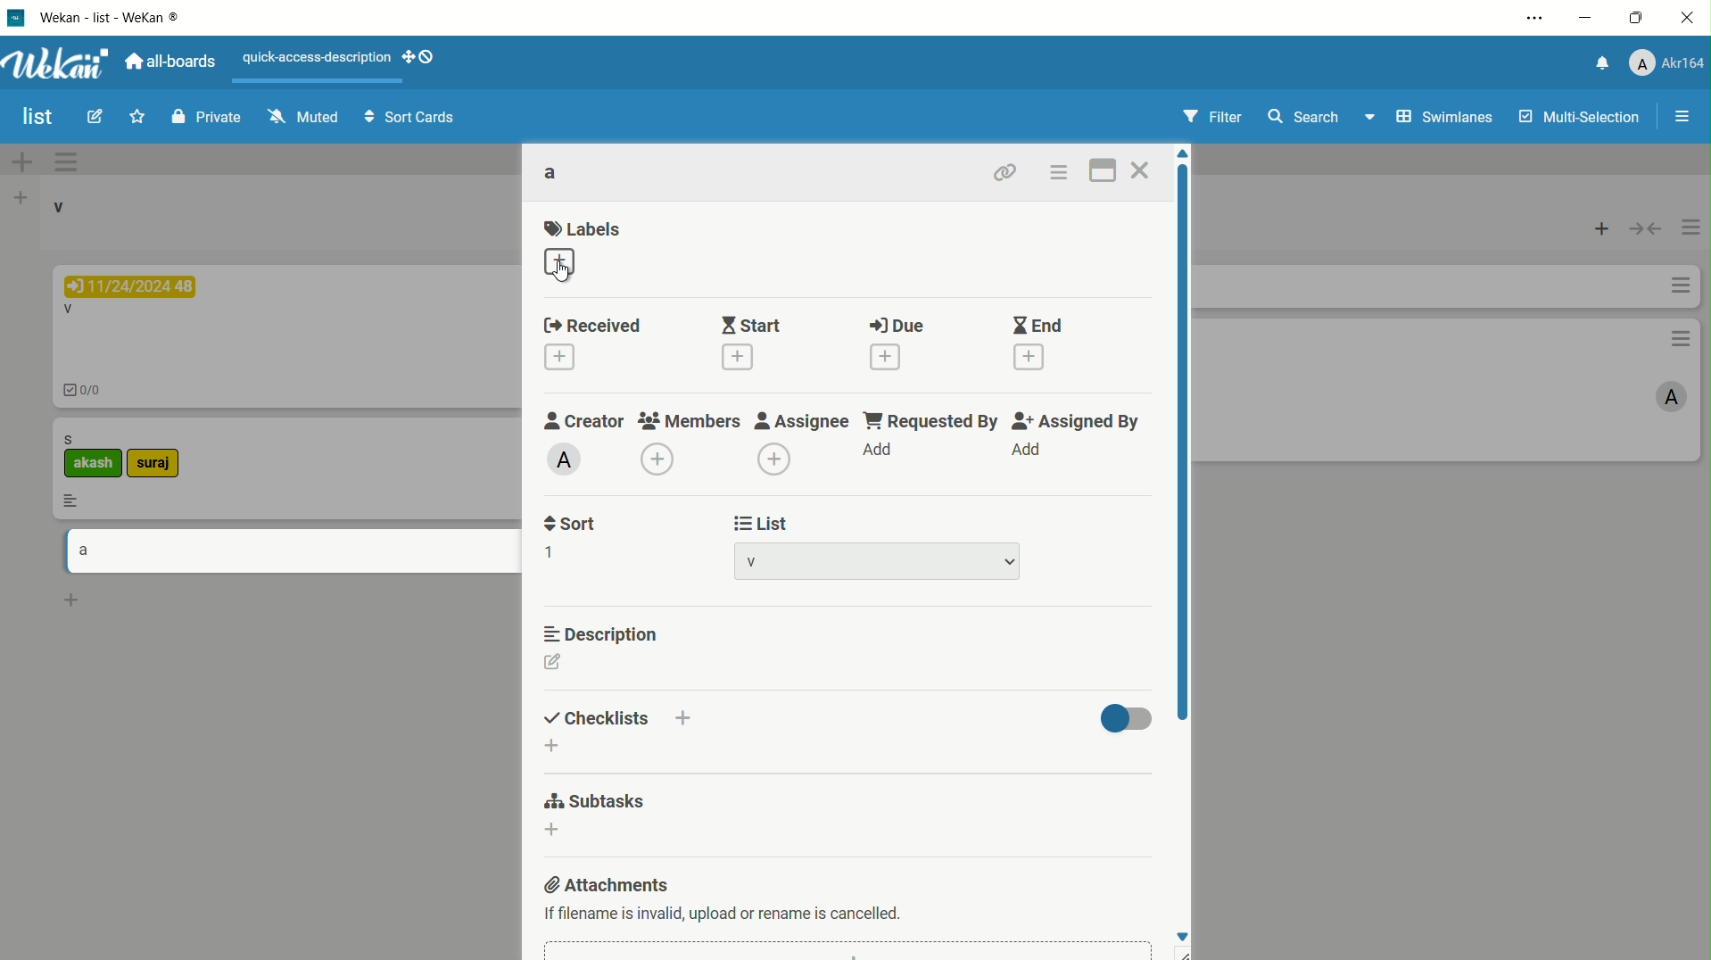 The image size is (1711, 960). Describe the element at coordinates (1667, 63) in the screenshot. I see `profile` at that location.